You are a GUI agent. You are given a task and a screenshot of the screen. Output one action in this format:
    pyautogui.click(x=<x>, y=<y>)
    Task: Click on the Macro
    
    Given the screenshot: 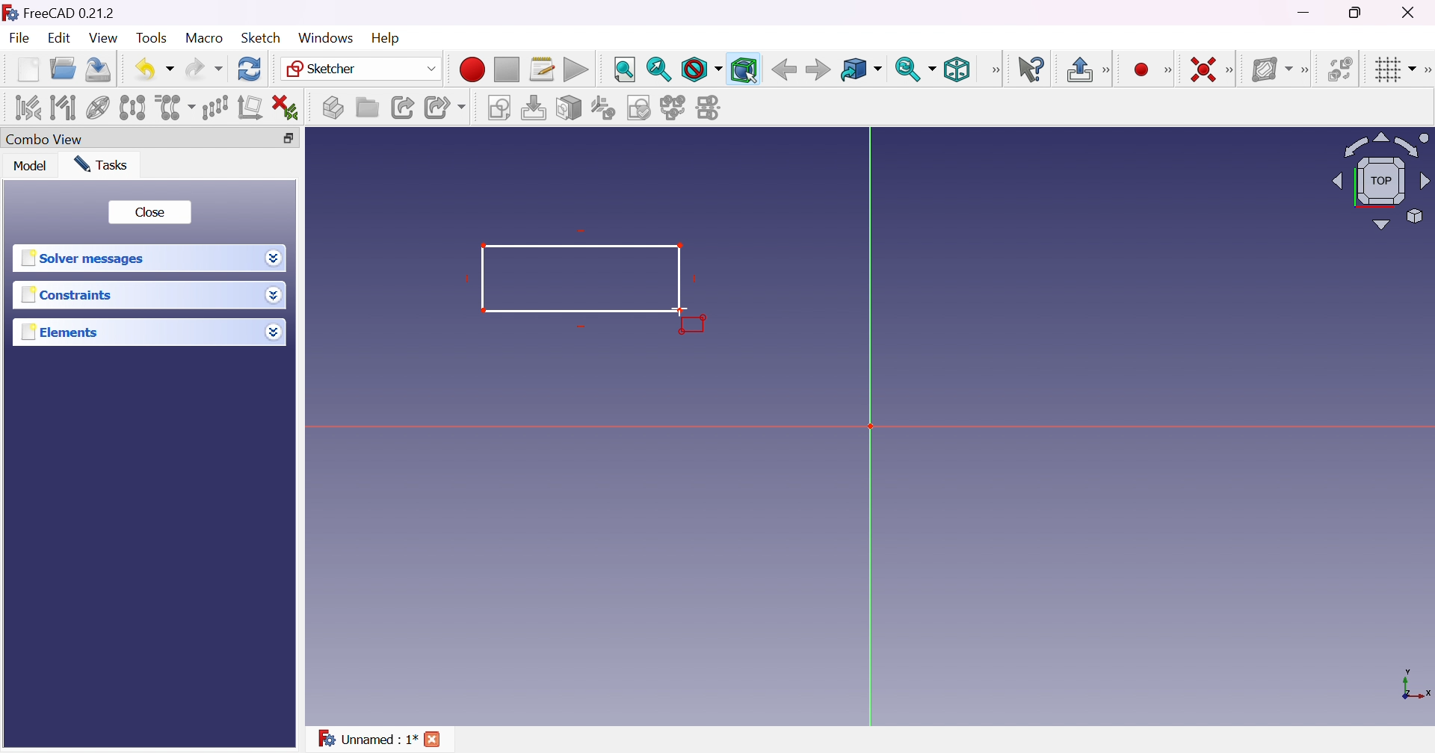 What is the action you would take?
    pyautogui.click(x=204, y=40)
    